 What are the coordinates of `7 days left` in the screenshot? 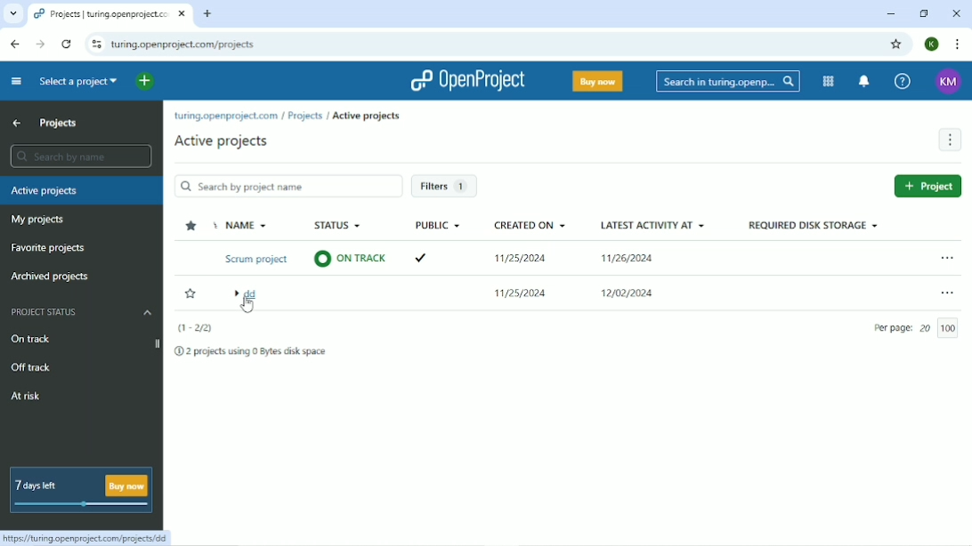 It's located at (79, 491).